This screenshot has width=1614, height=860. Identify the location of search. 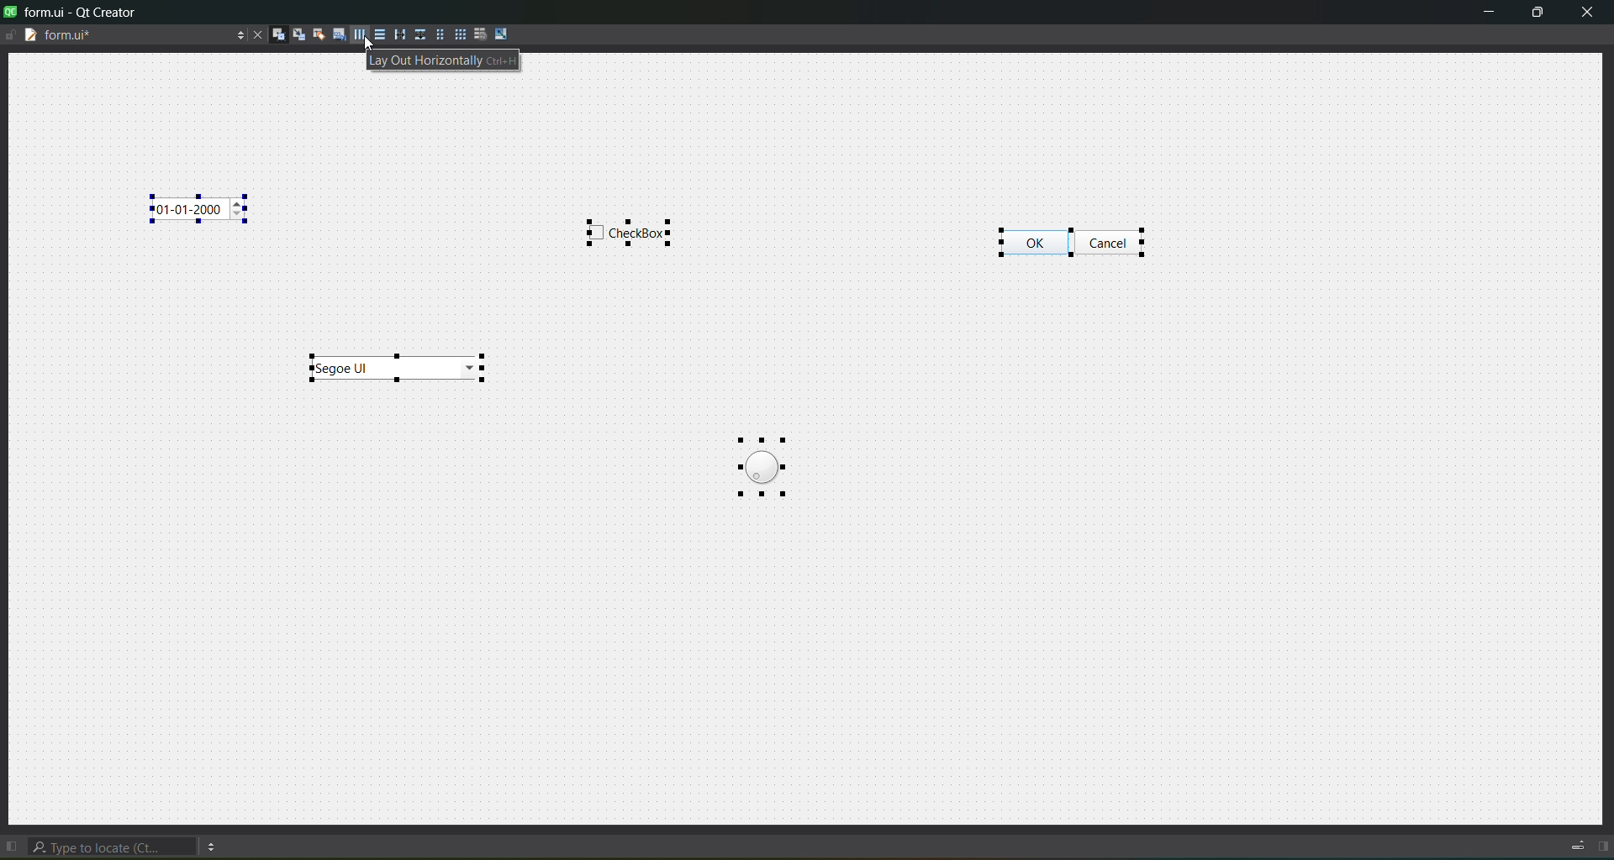
(111, 843).